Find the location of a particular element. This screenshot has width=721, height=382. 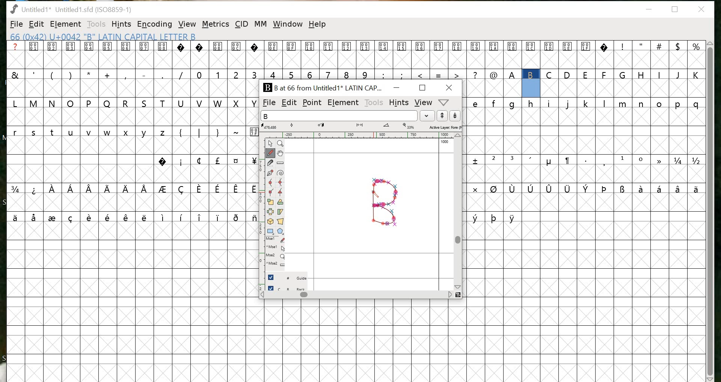

ruler is located at coordinates (357, 135).